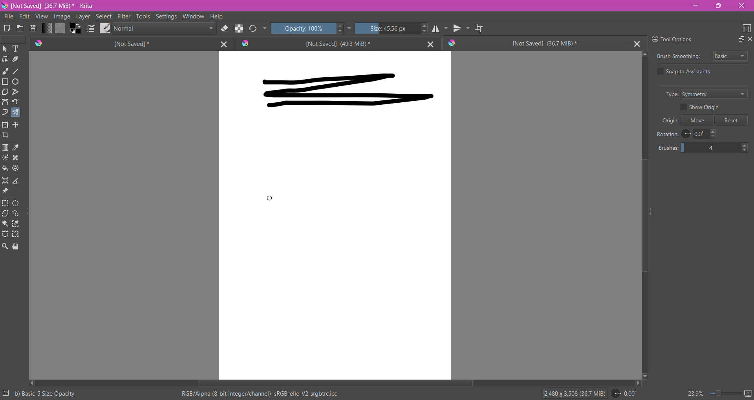 This screenshot has height=400, width=754. Describe the element at coordinates (428, 44) in the screenshot. I see `Close Tab` at that location.